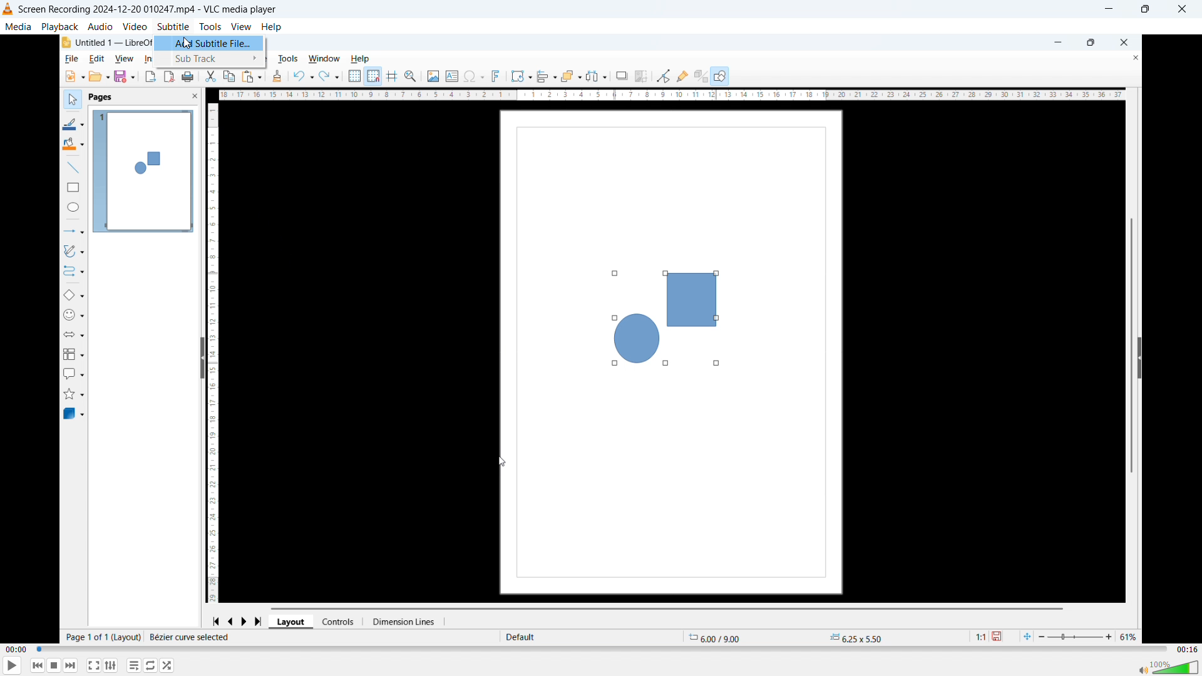 Image resolution: width=1202 pixels, height=676 pixels. Describe the element at coordinates (74, 296) in the screenshot. I see `basic shapes` at that location.